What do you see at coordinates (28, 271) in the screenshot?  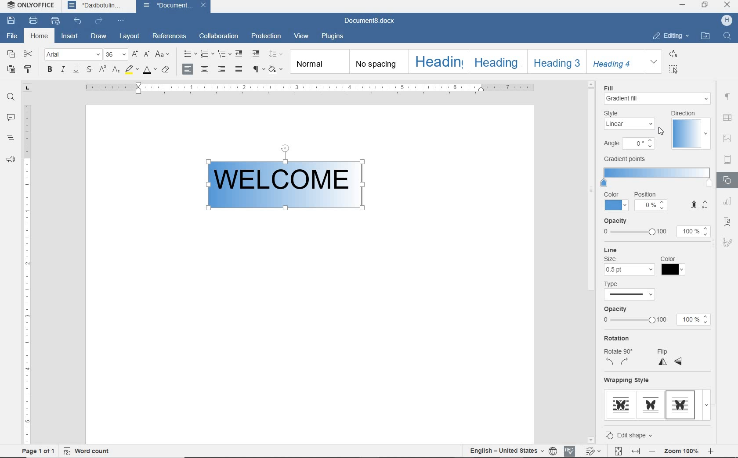 I see `RULER` at bounding box center [28, 271].